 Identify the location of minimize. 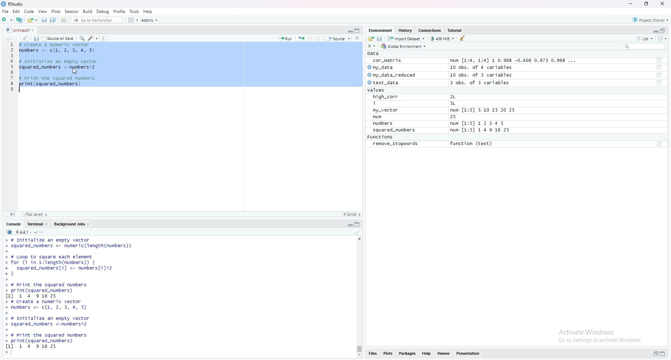
(655, 30).